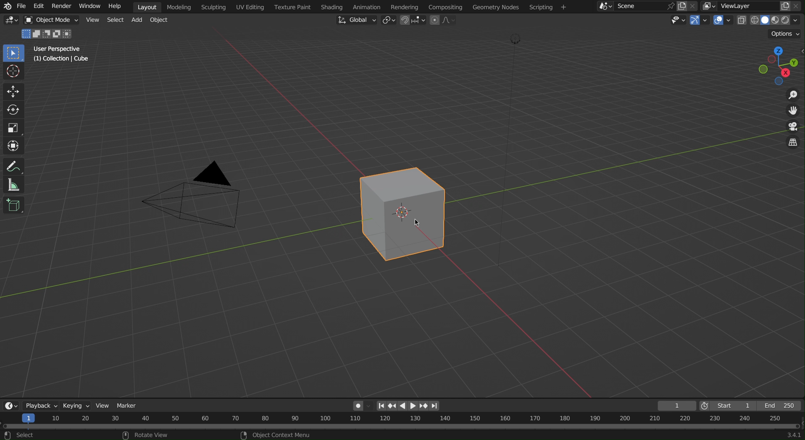  Describe the element at coordinates (21, 8) in the screenshot. I see `File` at that location.